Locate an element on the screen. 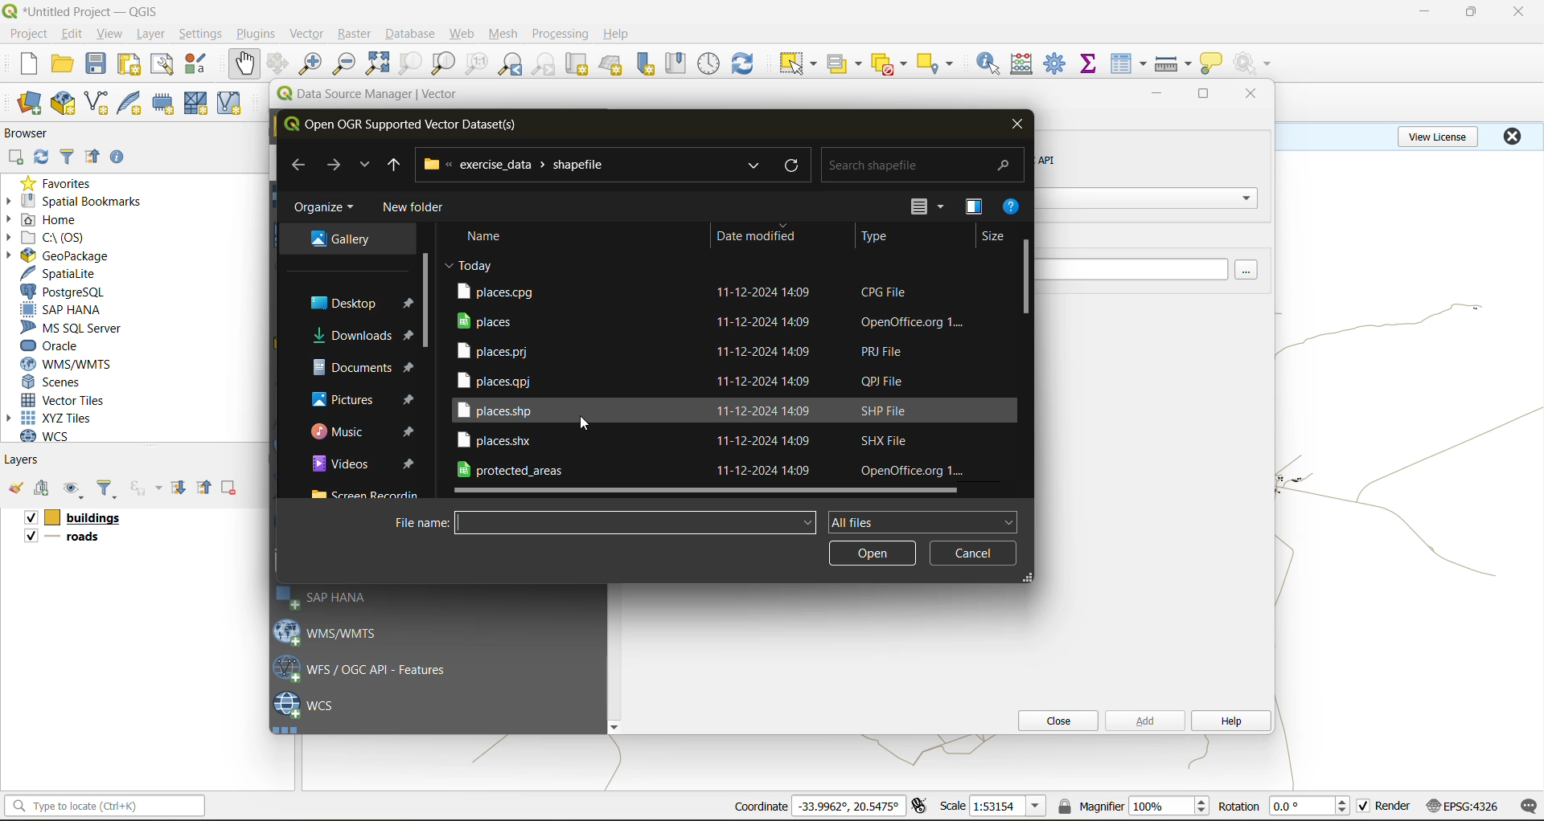 The height and width of the screenshot is (821, 1544). no action is located at coordinates (1255, 63).